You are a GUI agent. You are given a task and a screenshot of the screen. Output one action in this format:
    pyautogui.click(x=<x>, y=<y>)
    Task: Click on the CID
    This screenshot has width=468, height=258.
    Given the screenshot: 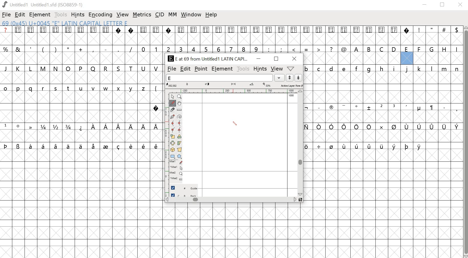 What is the action you would take?
    pyautogui.click(x=160, y=15)
    